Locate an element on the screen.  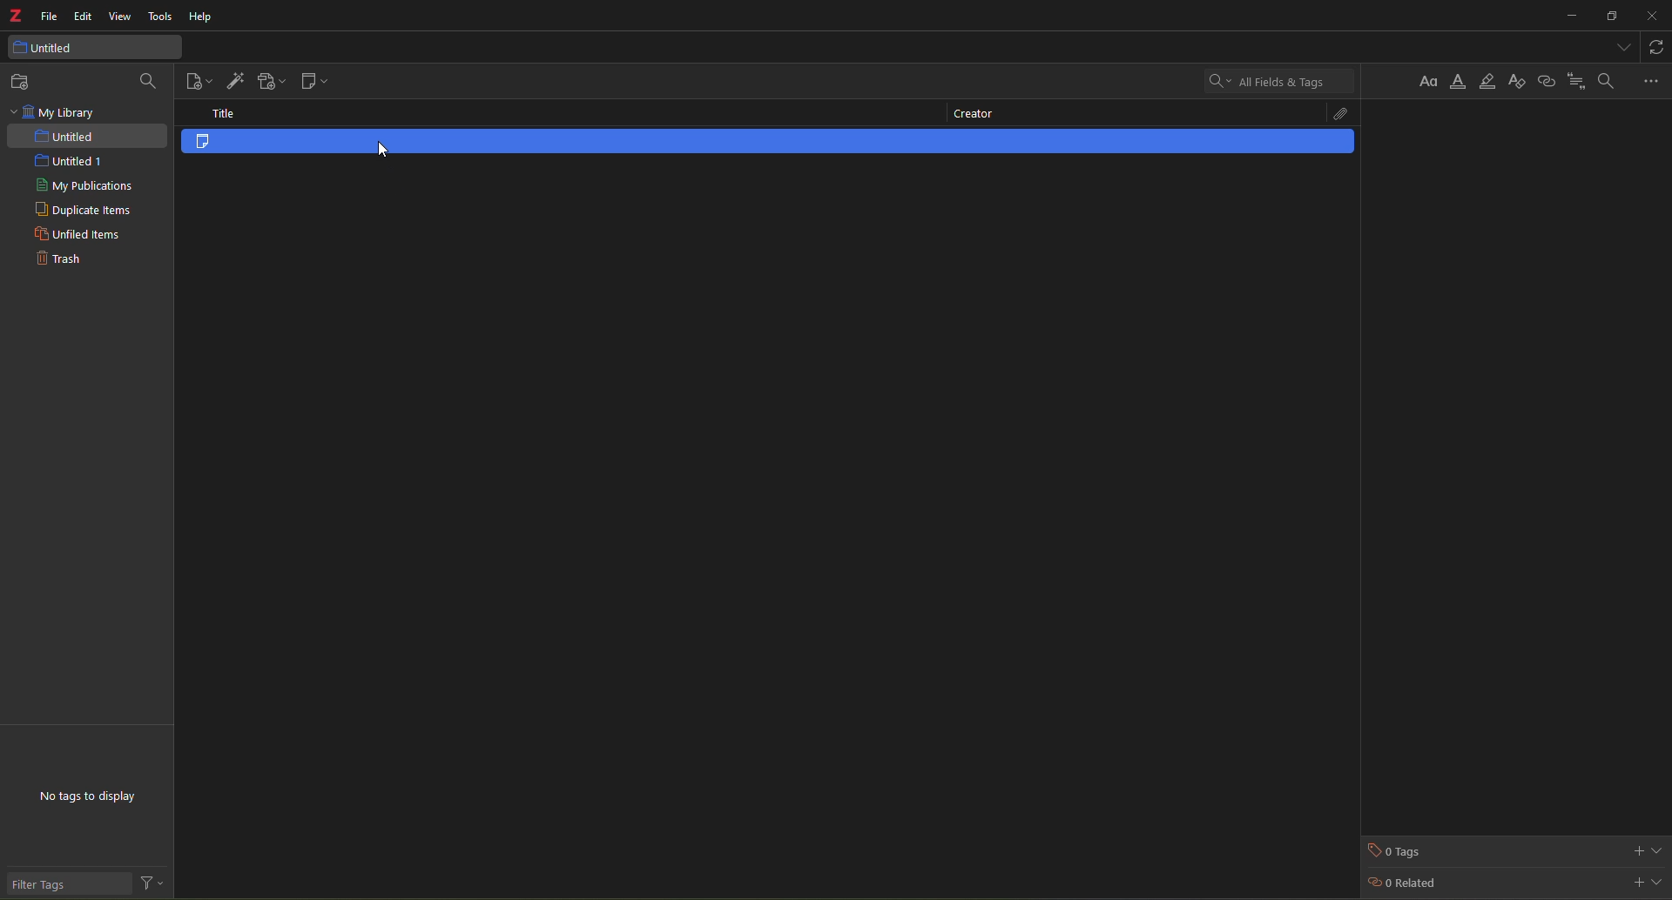
find and replace is located at coordinates (1606, 80).